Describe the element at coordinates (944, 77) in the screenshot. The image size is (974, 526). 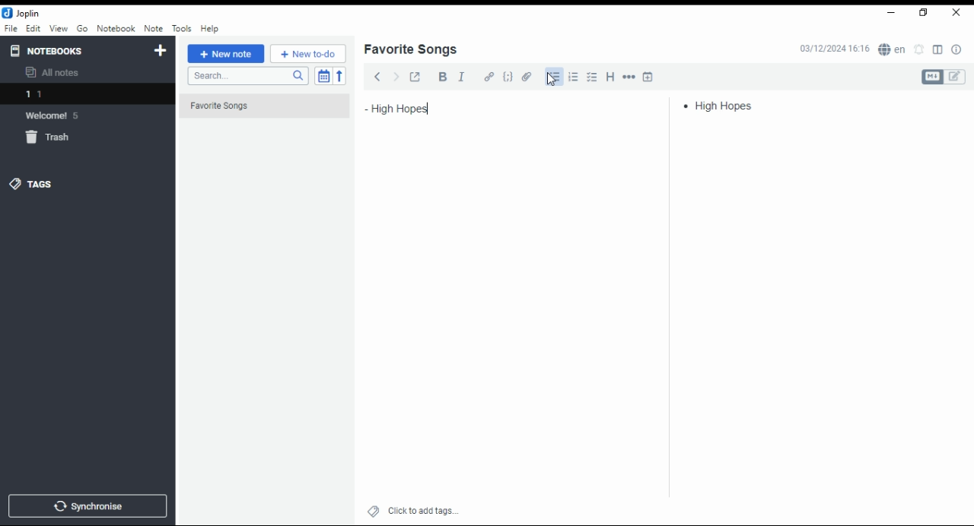
I see `toggle editors` at that location.